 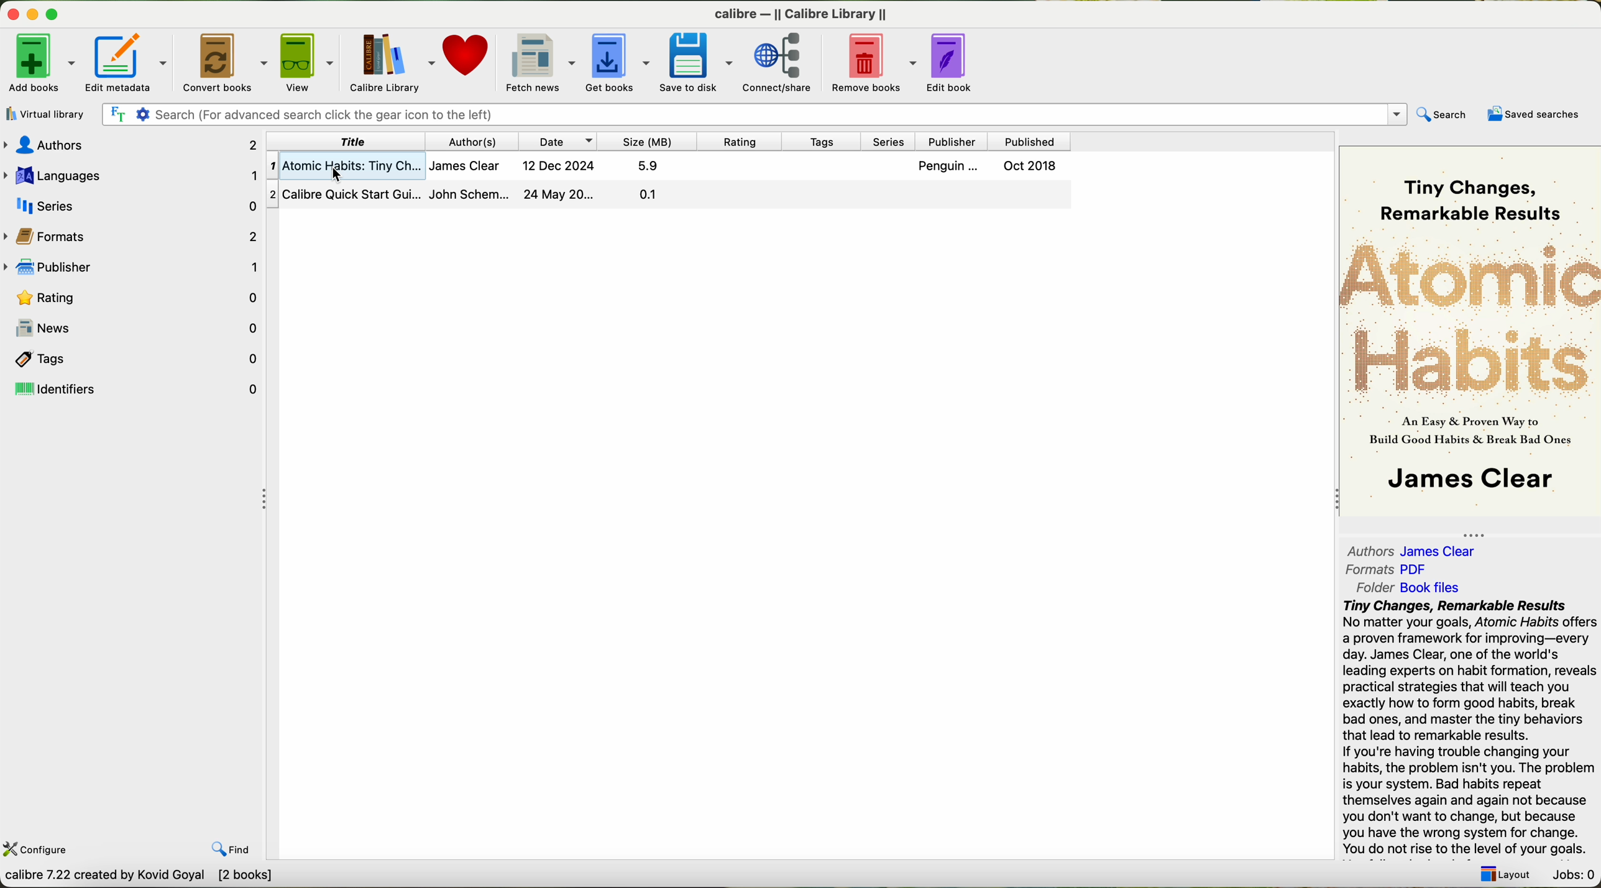 What do you see at coordinates (1471, 729) in the screenshot?
I see `summary` at bounding box center [1471, 729].